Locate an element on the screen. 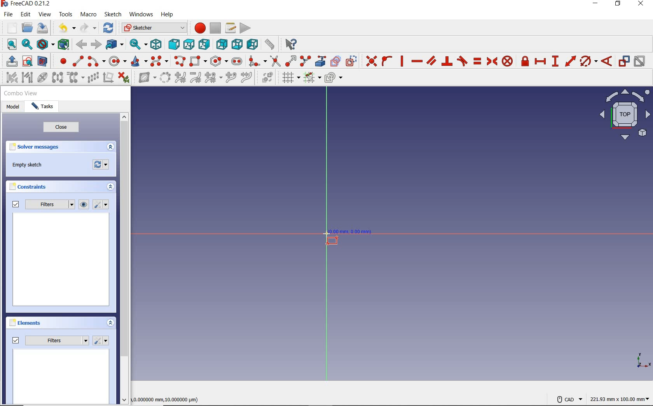 The width and height of the screenshot is (653, 406). model is located at coordinates (12, 107).